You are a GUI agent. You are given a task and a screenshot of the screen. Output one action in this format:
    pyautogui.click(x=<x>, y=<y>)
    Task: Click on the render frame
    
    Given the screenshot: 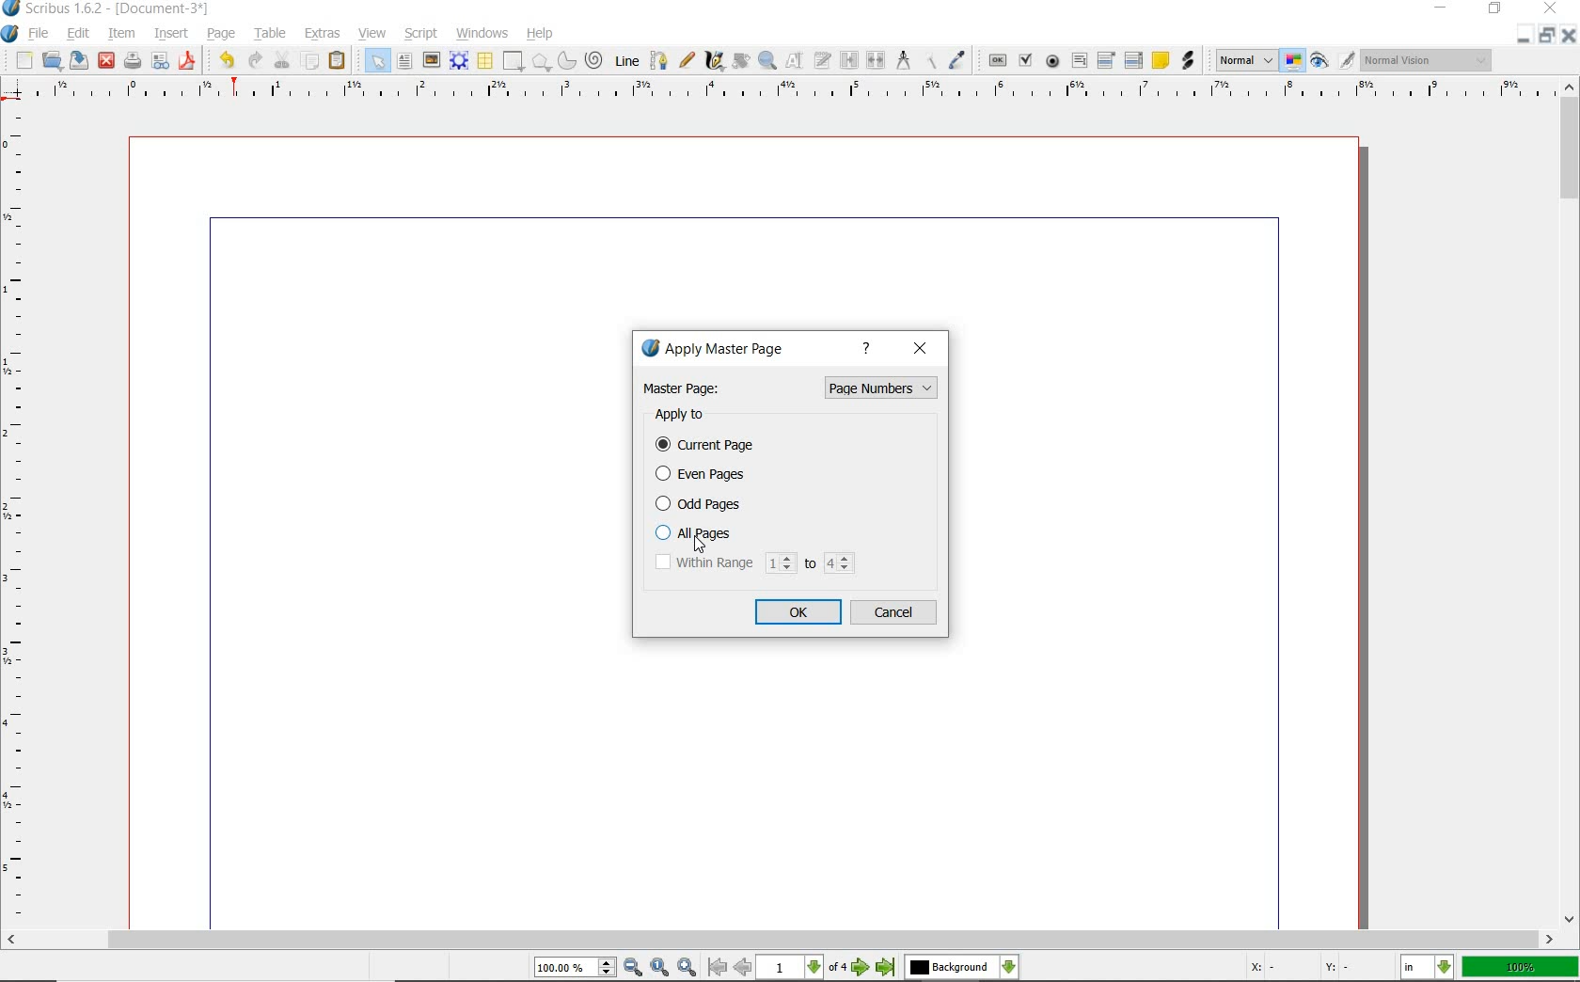 What is the action you would take?
    pyautogui.click(x=458, y=61)
    